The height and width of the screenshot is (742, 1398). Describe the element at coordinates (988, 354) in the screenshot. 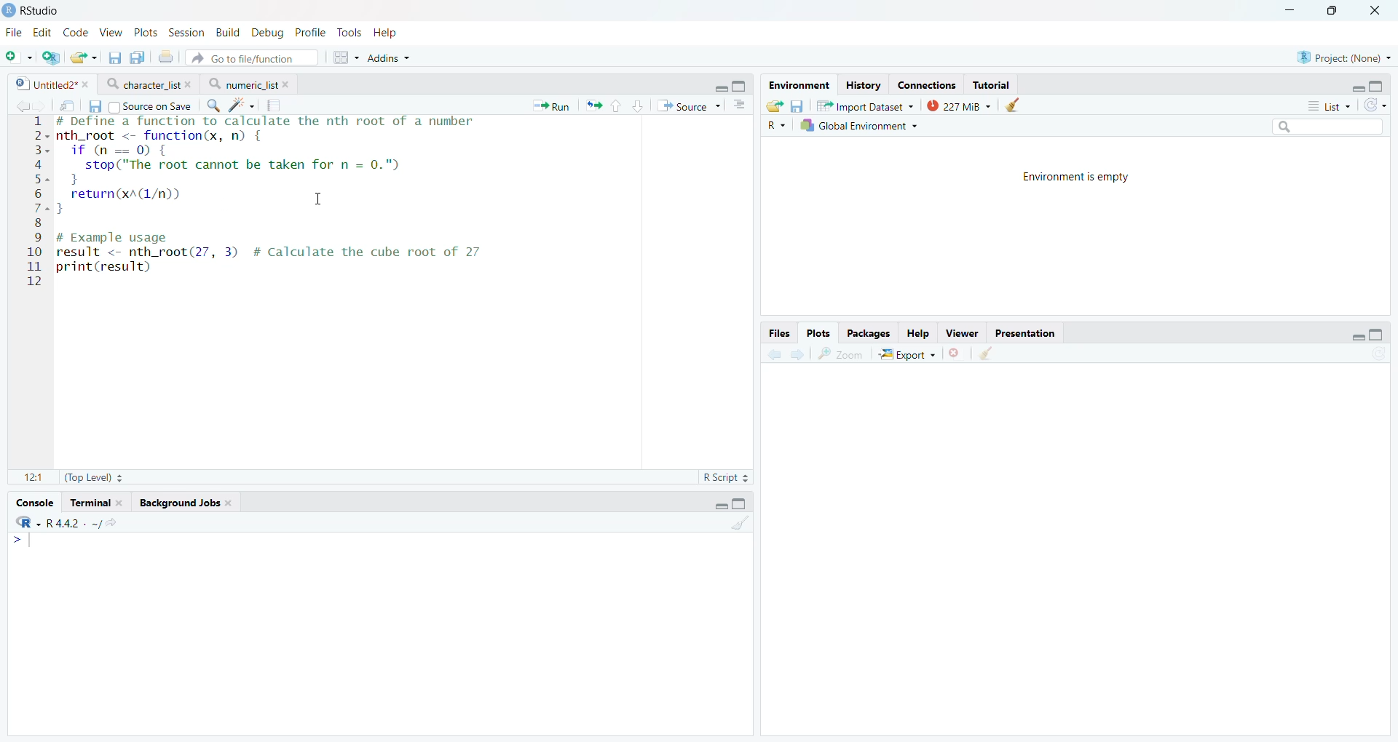

I see `Clear` at that location.